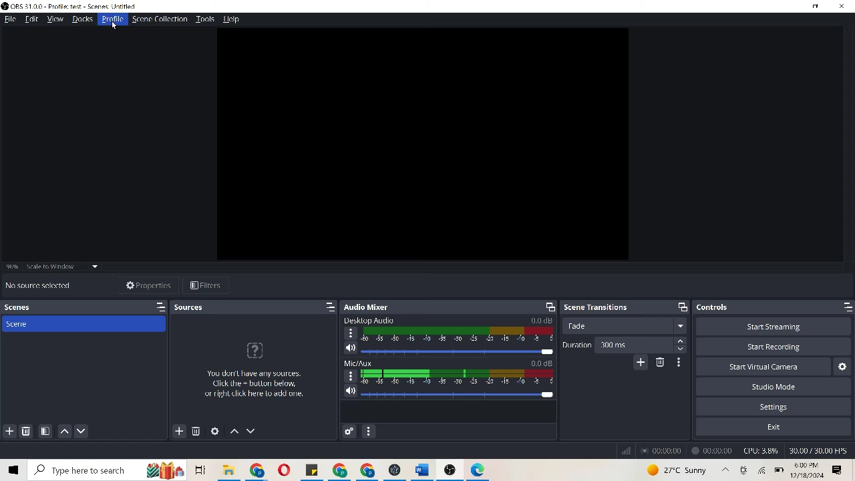 This screenshot has height=481, width=855. Describe the element at coordinates (347, 431) in the screenshot. I see `advanced audio properties` at that location.